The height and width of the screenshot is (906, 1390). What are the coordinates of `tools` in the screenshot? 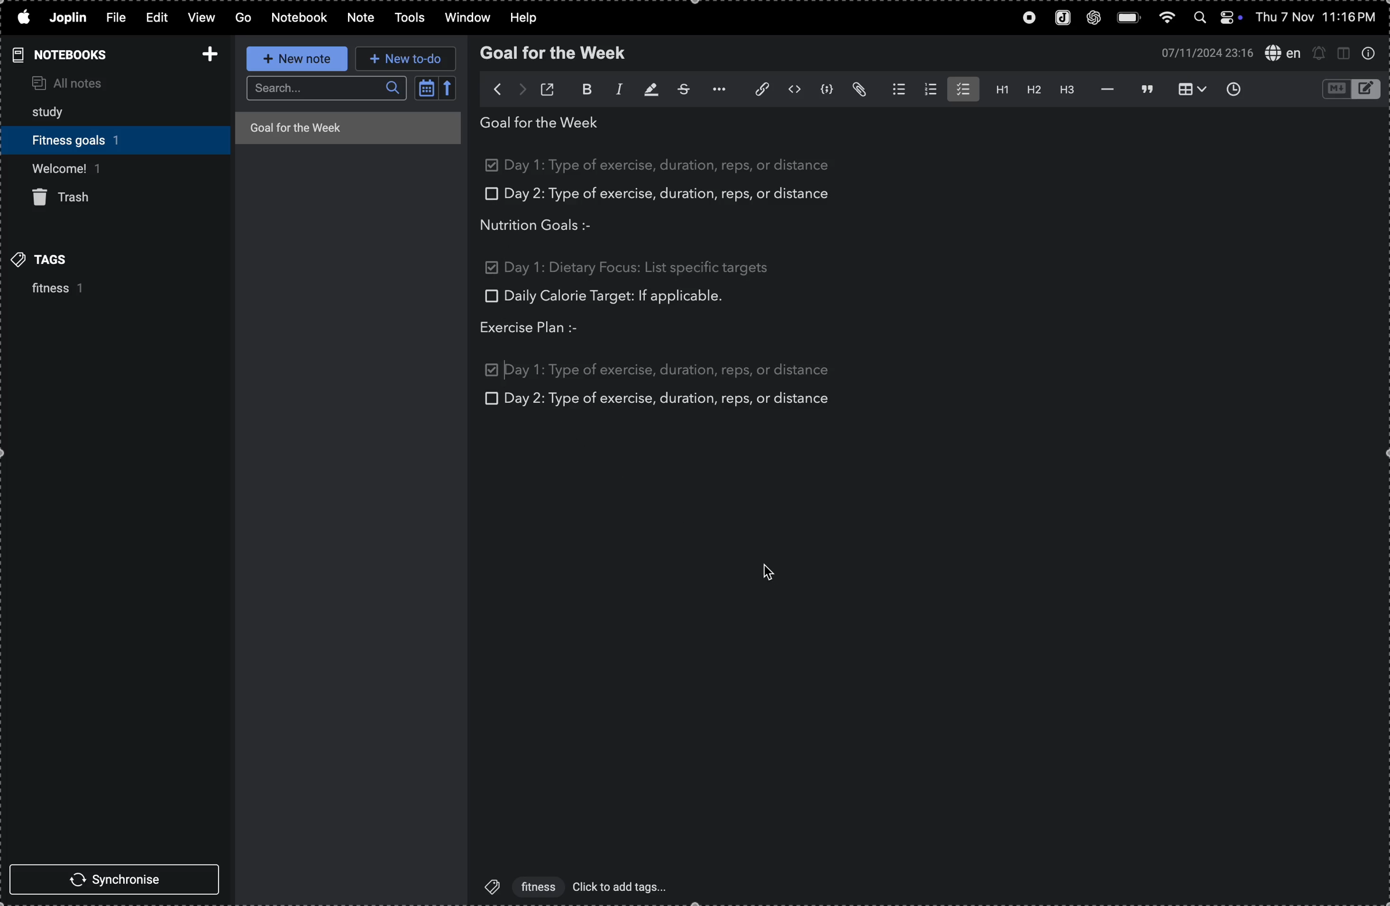 It's located at (408, 18).